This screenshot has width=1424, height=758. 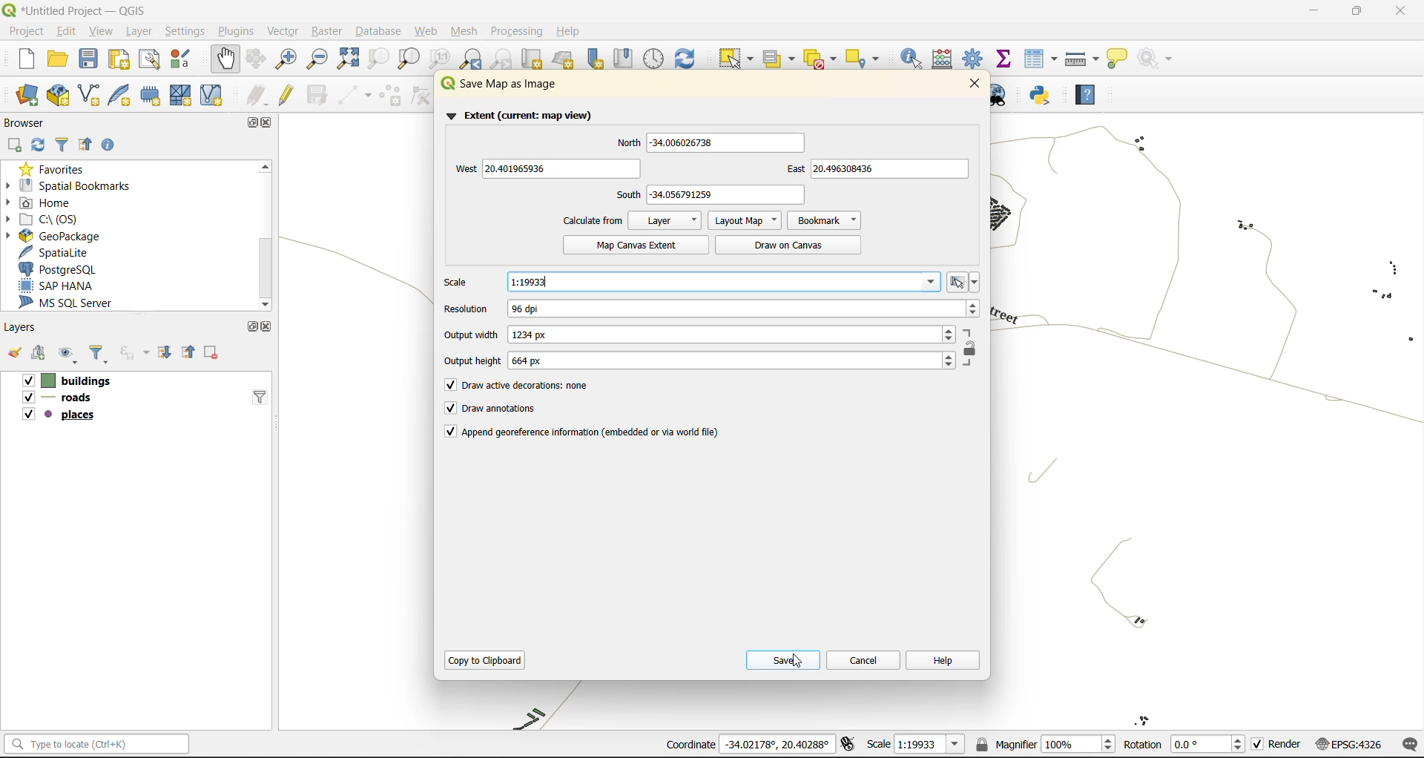 What do you see at coordinates (1400, 10) in the screenshot?
I see `close` at bounding box center [1400, 10].